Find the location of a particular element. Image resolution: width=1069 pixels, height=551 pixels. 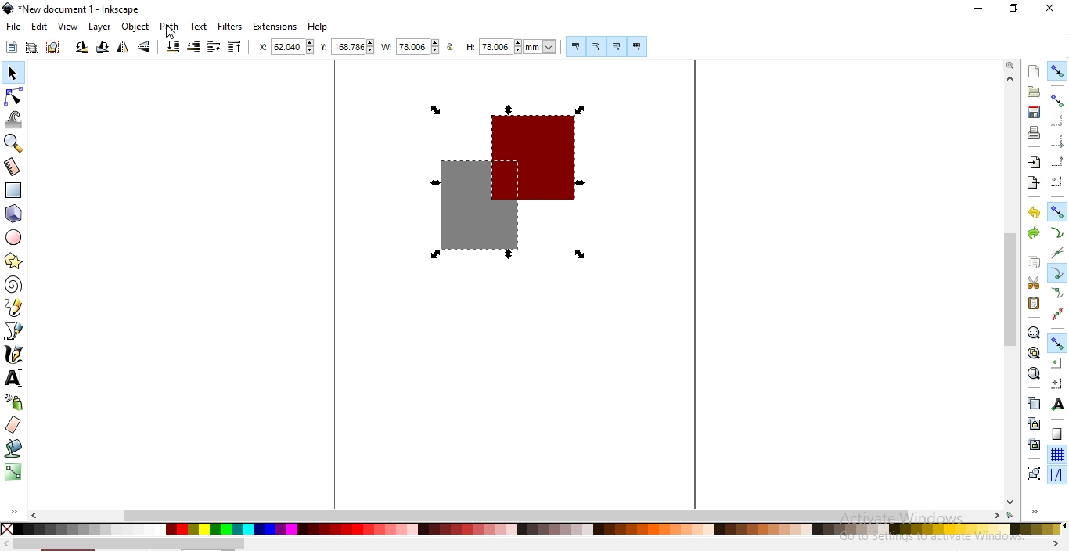

zoom in or out is located at coordinates (12, 143).